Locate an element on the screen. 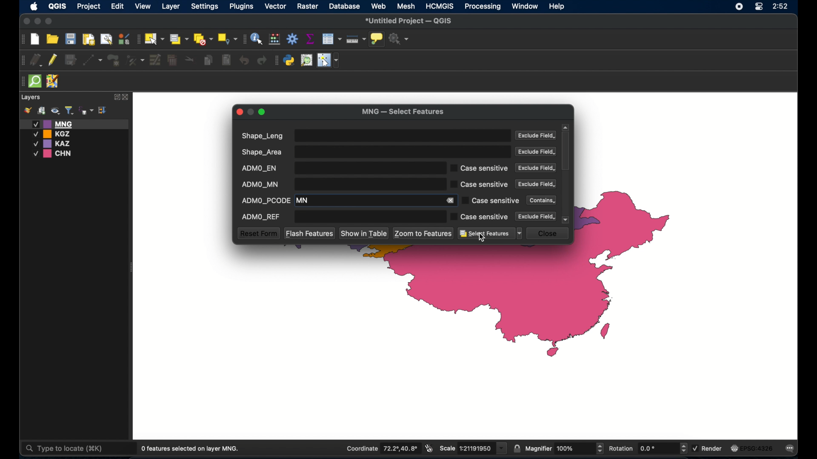 Image resolution: width=817 pixels, height=459 pixels. untitled project - QGIS is located at coordinates (409, 21).